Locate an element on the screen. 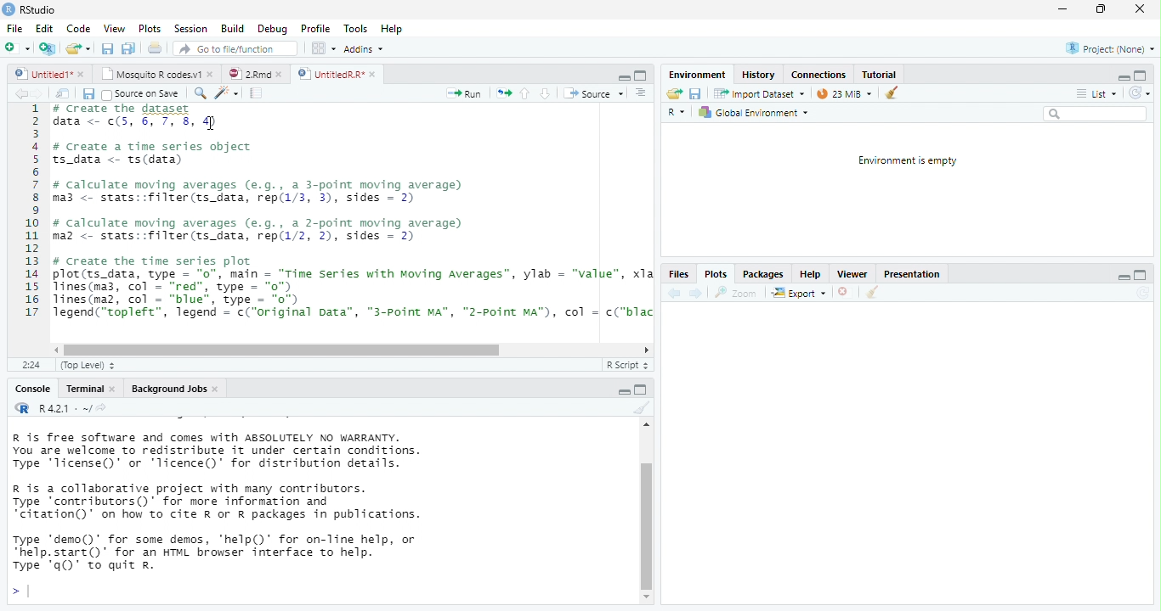 The image size is (1161, 611). wrokspace pan is located at coordinates (322, 48).